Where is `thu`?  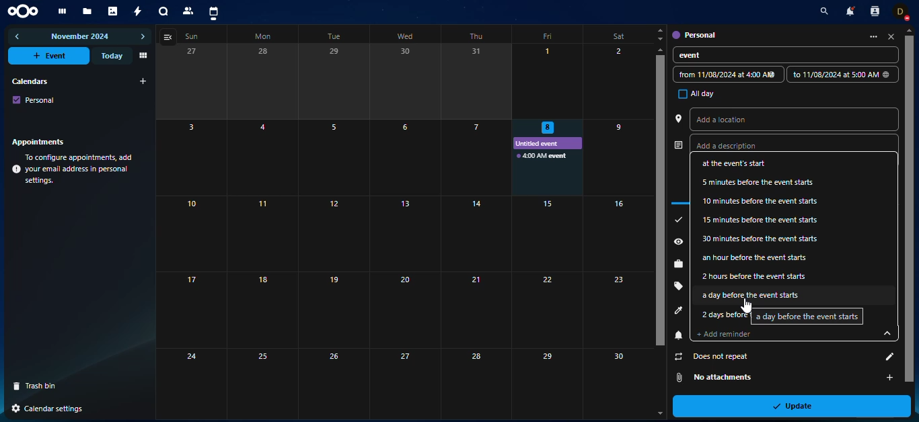 thu is located at coordinates (475, 36).